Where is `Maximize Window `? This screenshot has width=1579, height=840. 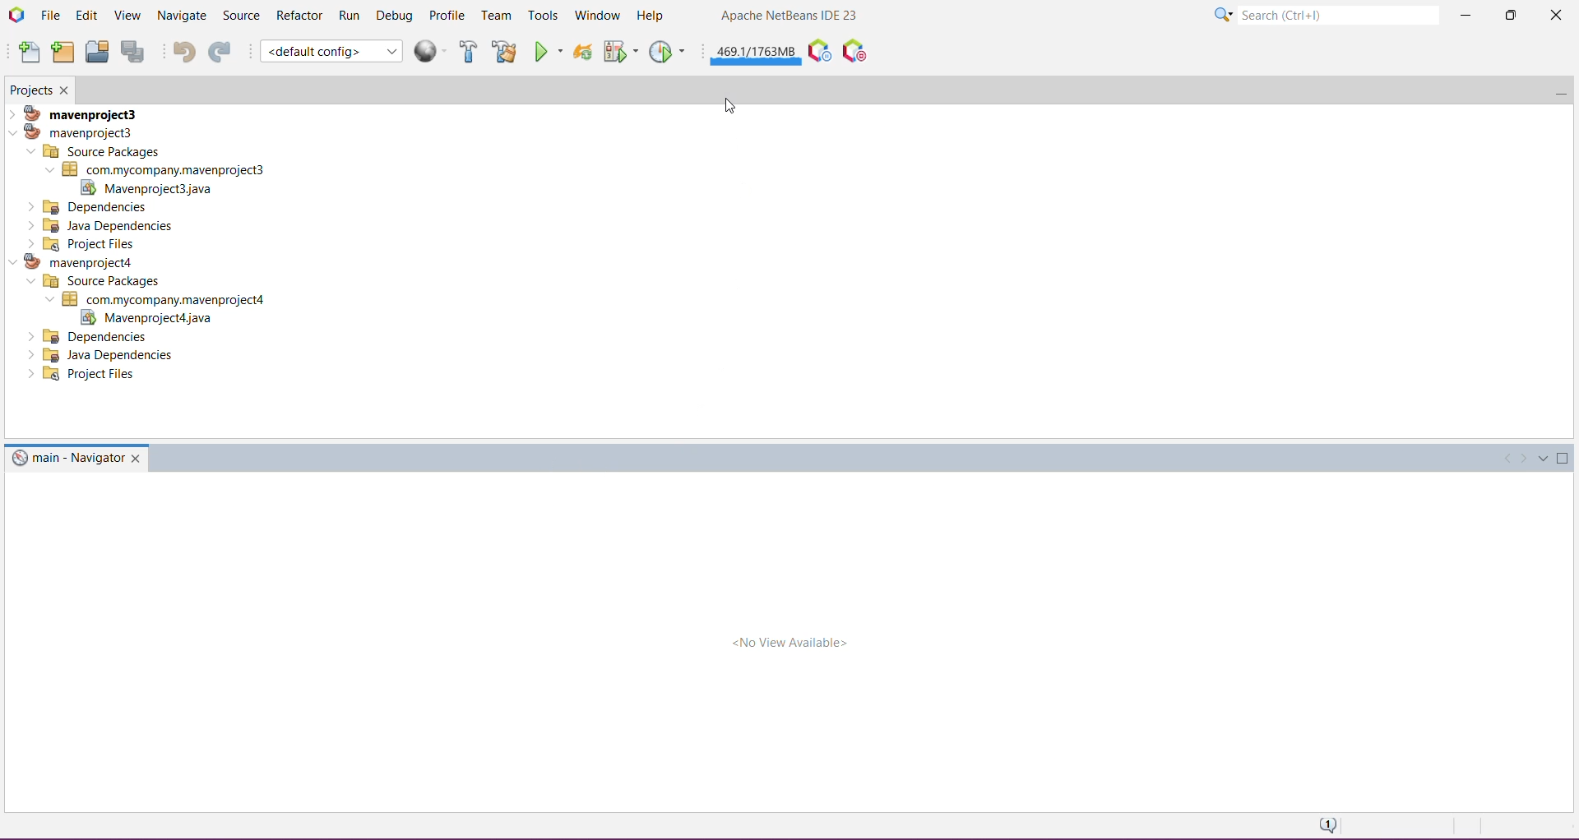
Maximize Window  is located at coordinates (1565, 459).